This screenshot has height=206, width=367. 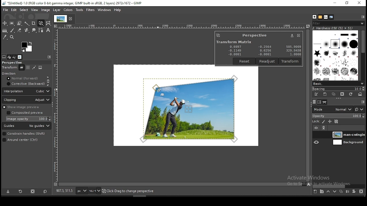 What do you see at coordinates (321, 192) in the screenshot?
I see `new layer group` at bounding box center [321, 192].